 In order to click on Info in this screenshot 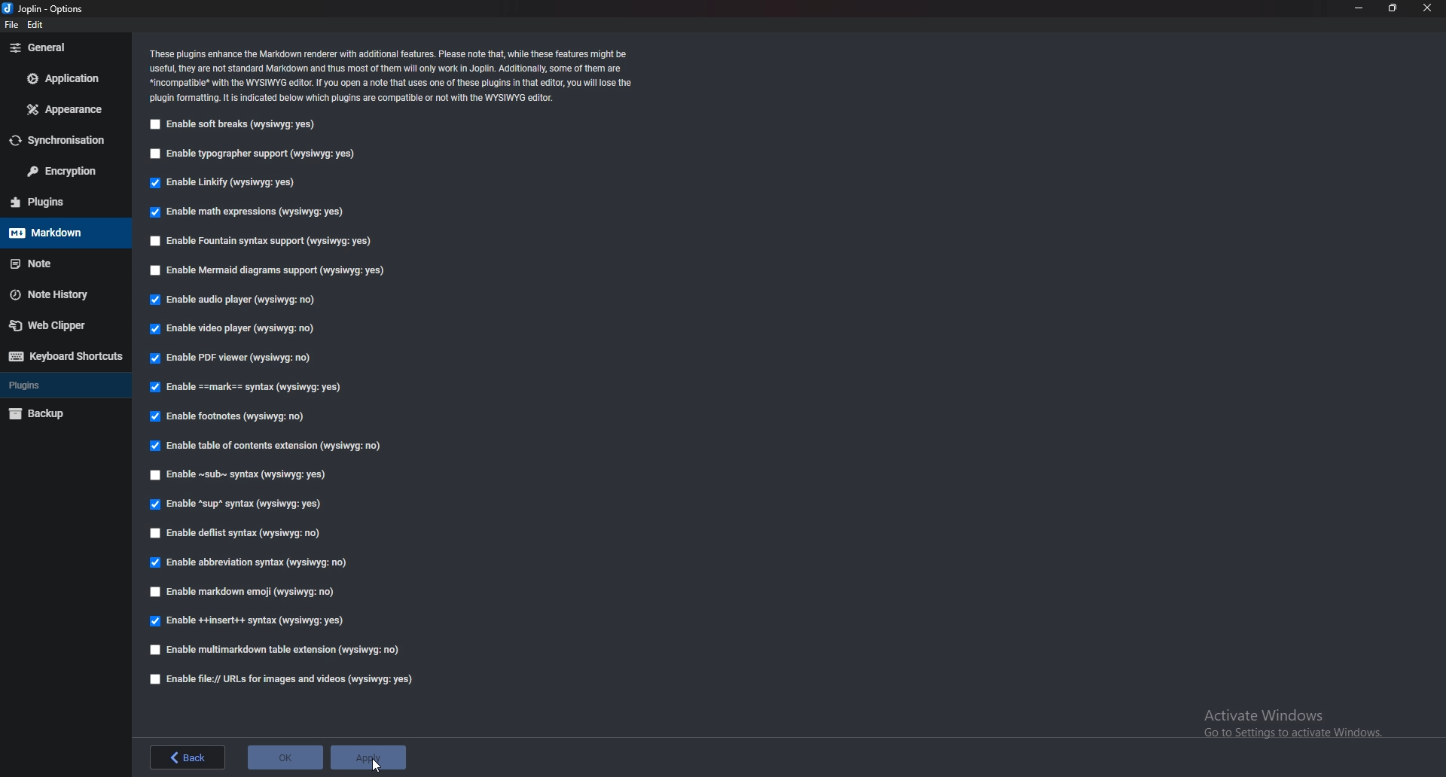, I will do `click(401, 75)`.